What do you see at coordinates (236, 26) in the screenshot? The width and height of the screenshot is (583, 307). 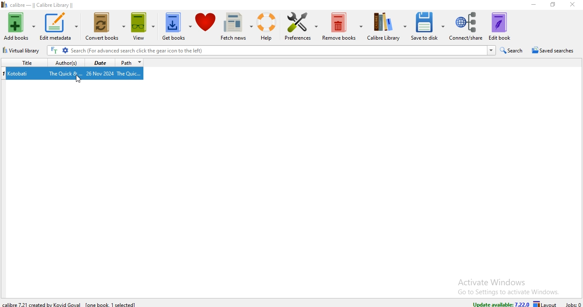 I see `fetch news` at bounding box center [236, 26].